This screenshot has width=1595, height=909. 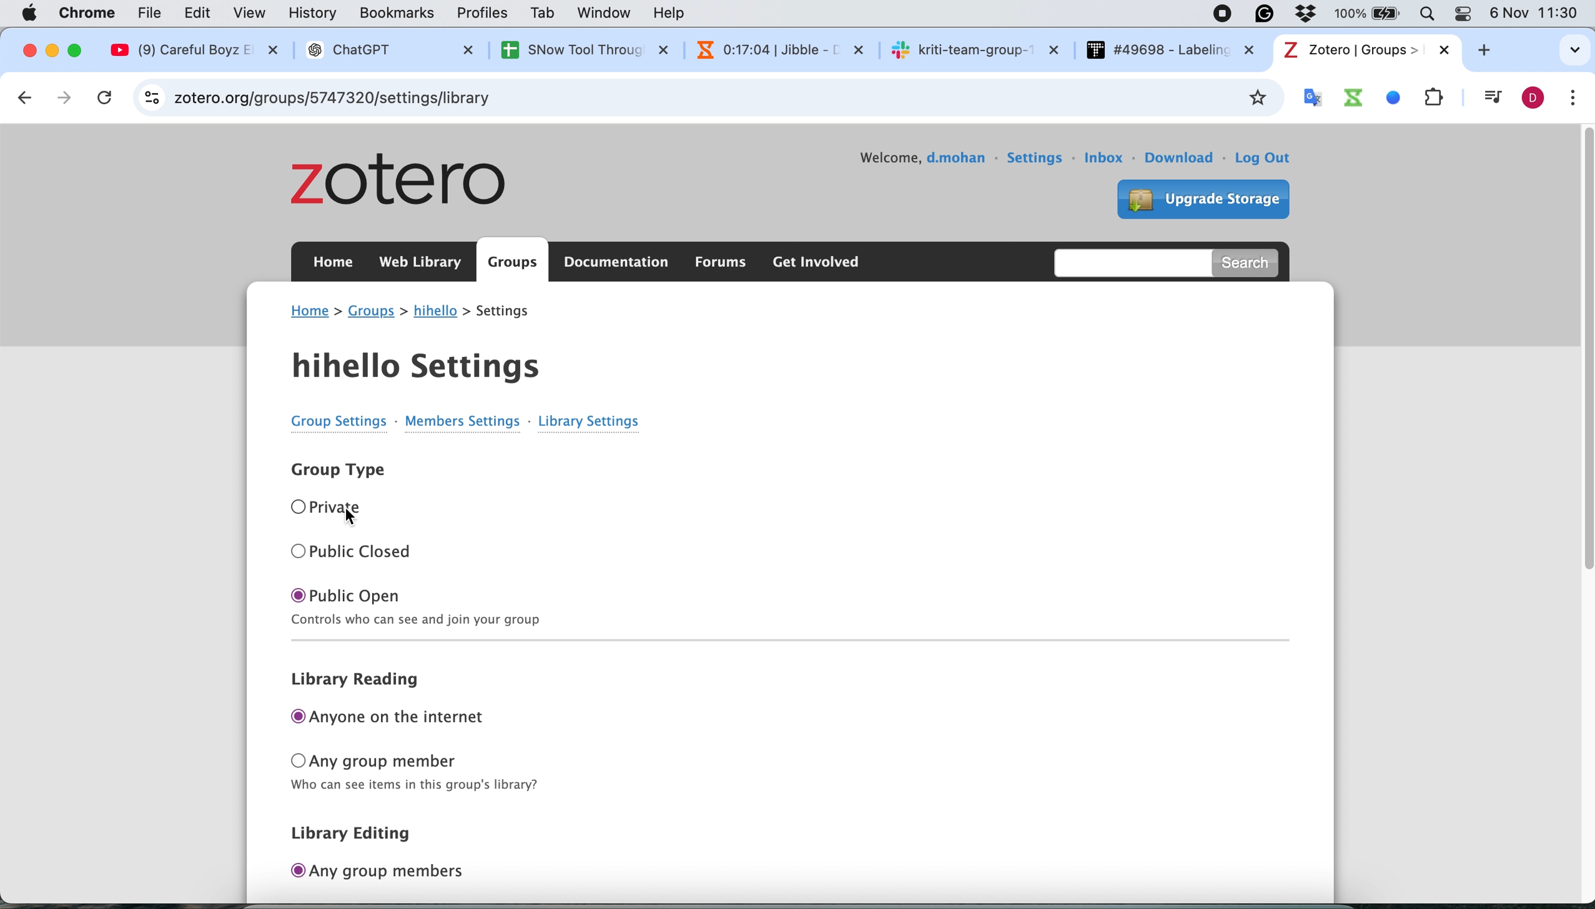 I want to click on upgrade storage, so click(x=1197, y=197).